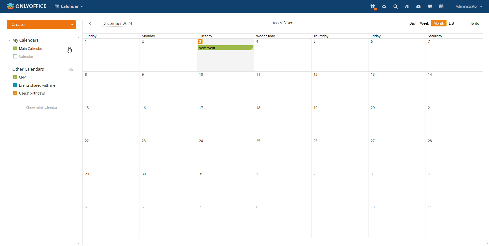 The height and width of the screenshot is (246, 489). What do you see at coordinates (89, 24) in the screenshot?
I see `previous month` at bounding box center [89, 24].